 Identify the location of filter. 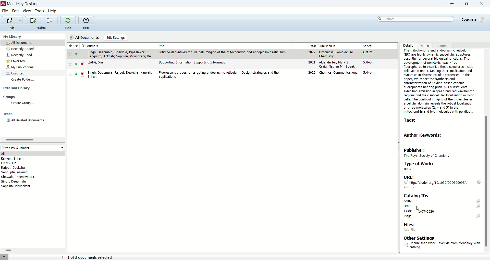
(4, 257).